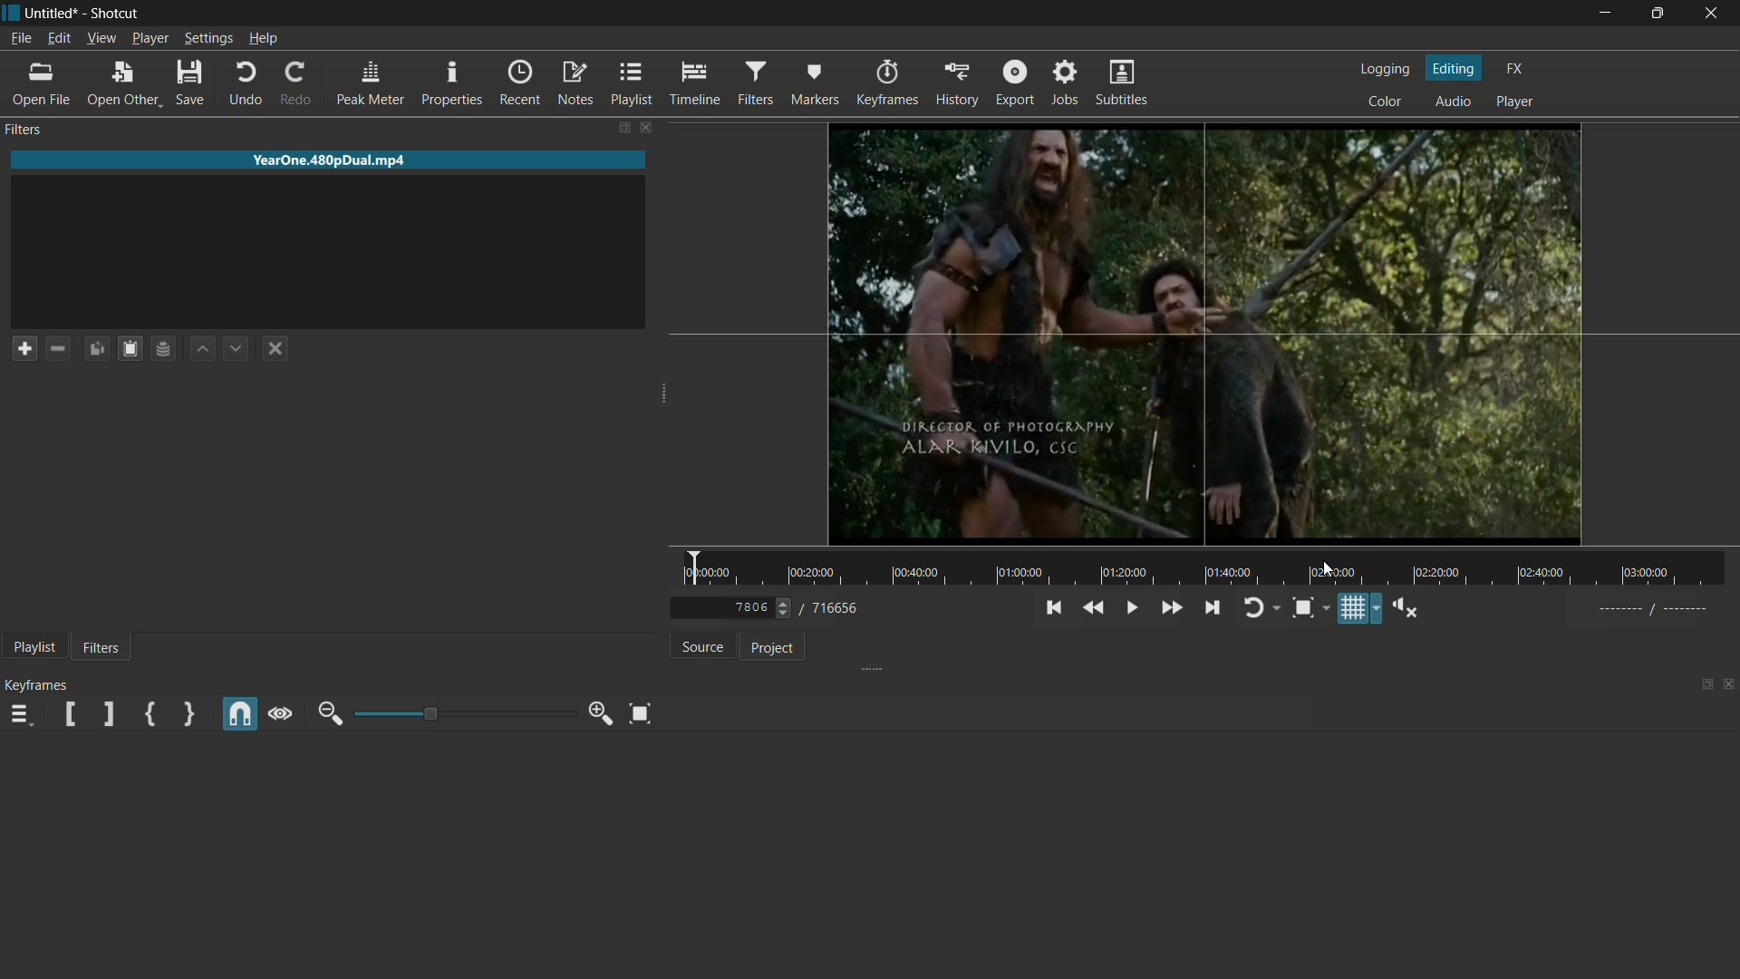  I want to click on player, so click(1515, 102).